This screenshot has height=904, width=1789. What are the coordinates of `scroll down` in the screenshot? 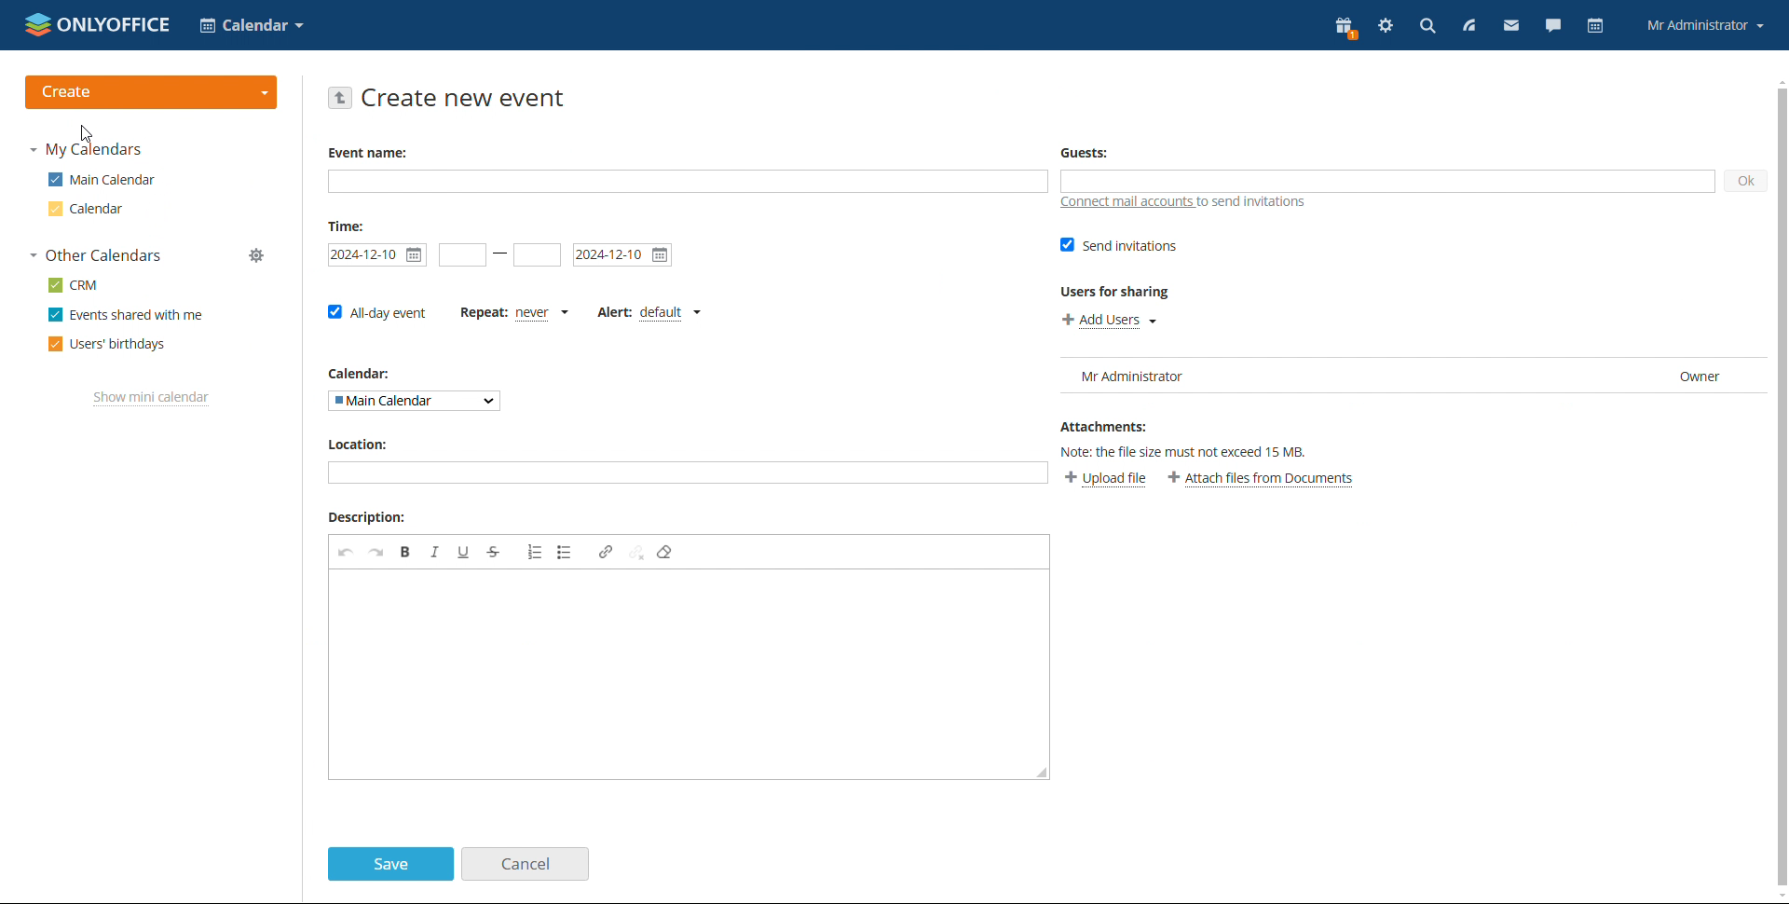 It's located at (1778, 897).